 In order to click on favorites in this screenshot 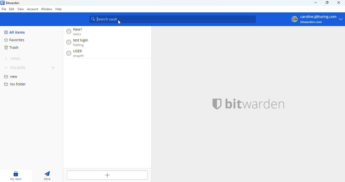, I will do `click(15, 40)`.